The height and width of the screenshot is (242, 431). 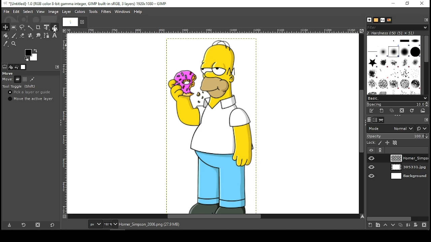 What do you see at coordinates (31, 36) in the screenshot?
I see `healing tool` at bounding box center [31, 36].